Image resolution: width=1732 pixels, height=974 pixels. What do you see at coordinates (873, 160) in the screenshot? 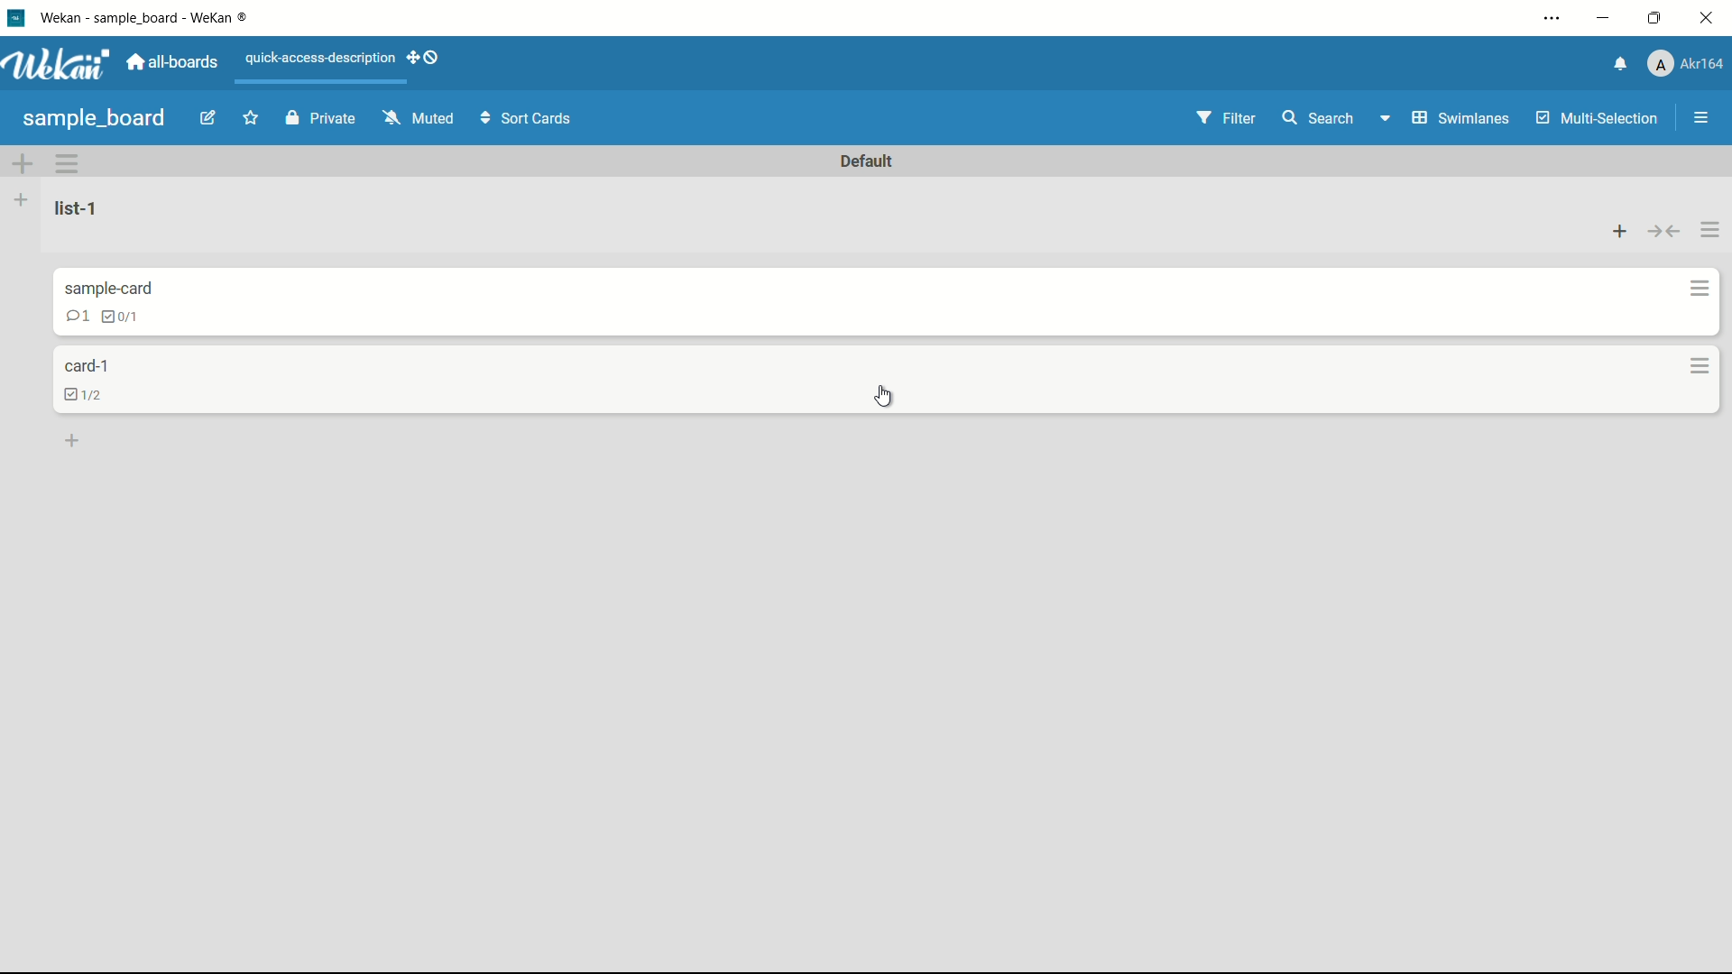
I see `default` at bounding box center [873, 160].